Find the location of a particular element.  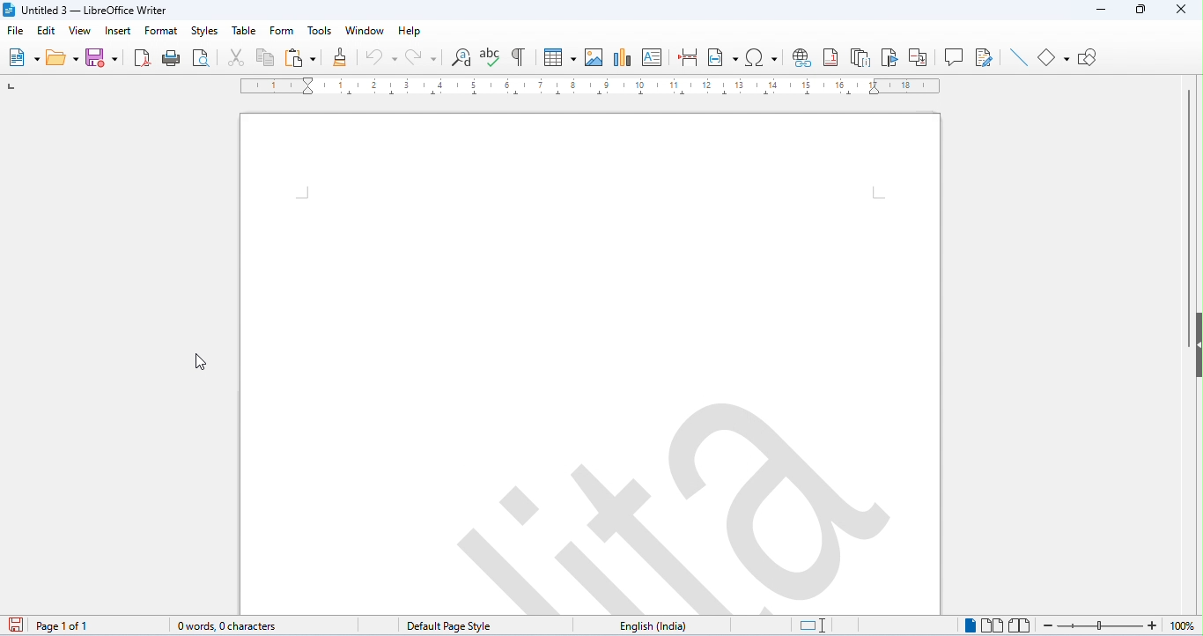

ruler is located at coordinates (590, 87).